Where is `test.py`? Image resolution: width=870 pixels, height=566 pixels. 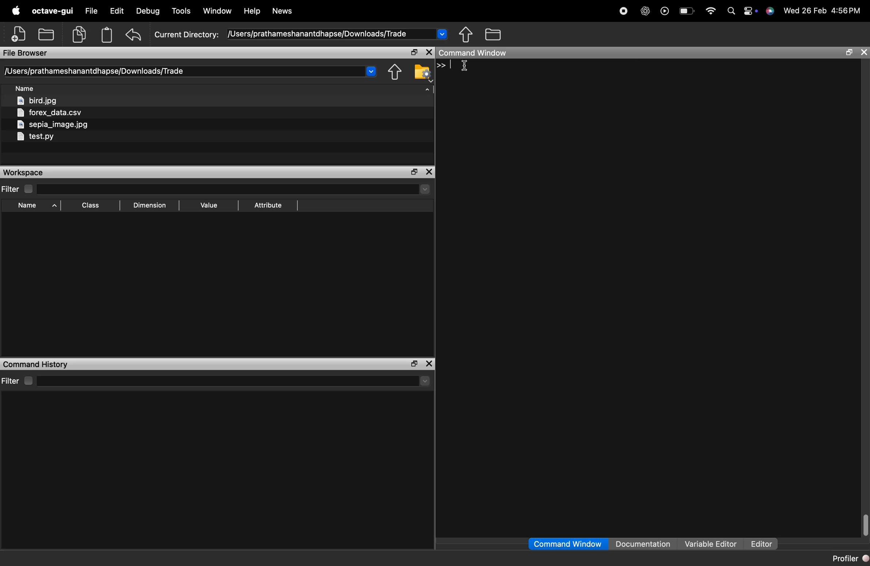 test.py is located at coordinates (35, 137).